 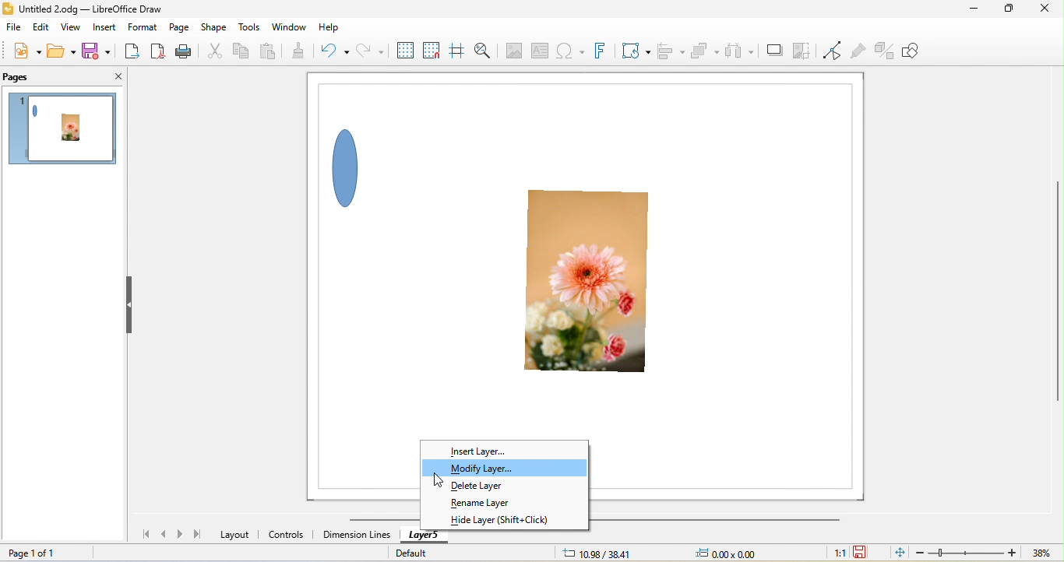 I want to click on image, so click(x=512, y=51).